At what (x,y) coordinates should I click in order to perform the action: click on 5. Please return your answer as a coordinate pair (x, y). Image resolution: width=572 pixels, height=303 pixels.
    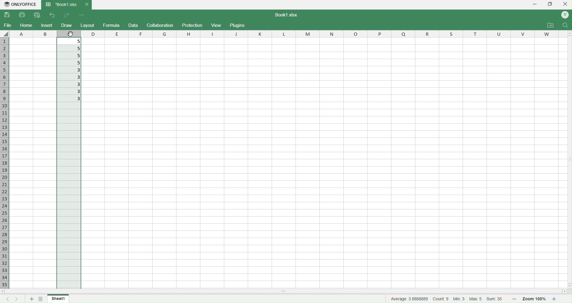
    Looking at the image, I should click on (71, 63).